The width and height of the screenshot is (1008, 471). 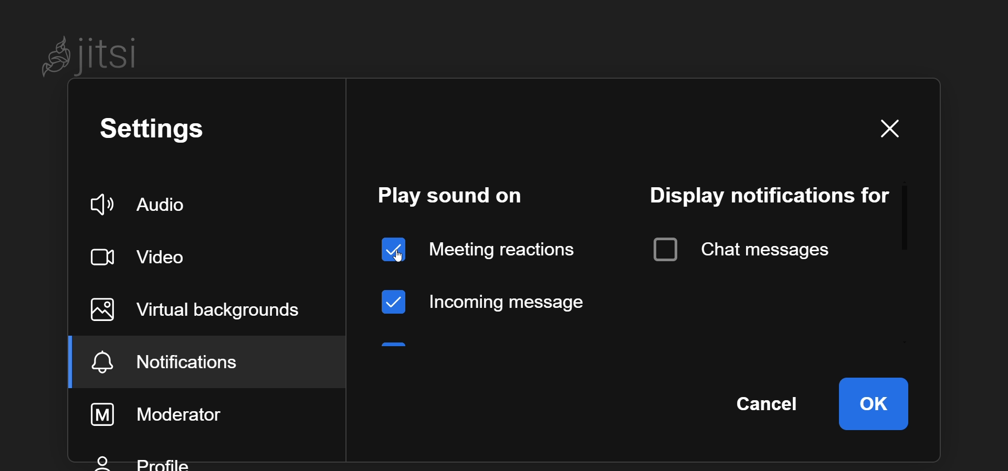 I want to click on audio, so click(x=157, y=209).